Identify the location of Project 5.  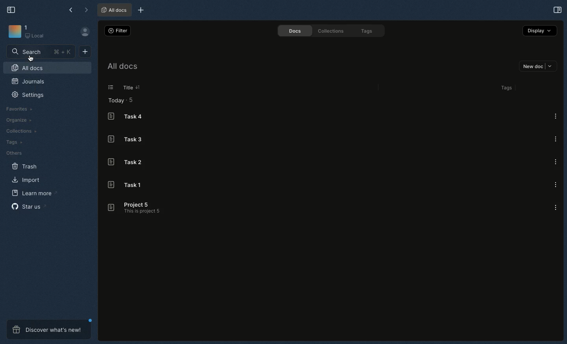
(134, 208).